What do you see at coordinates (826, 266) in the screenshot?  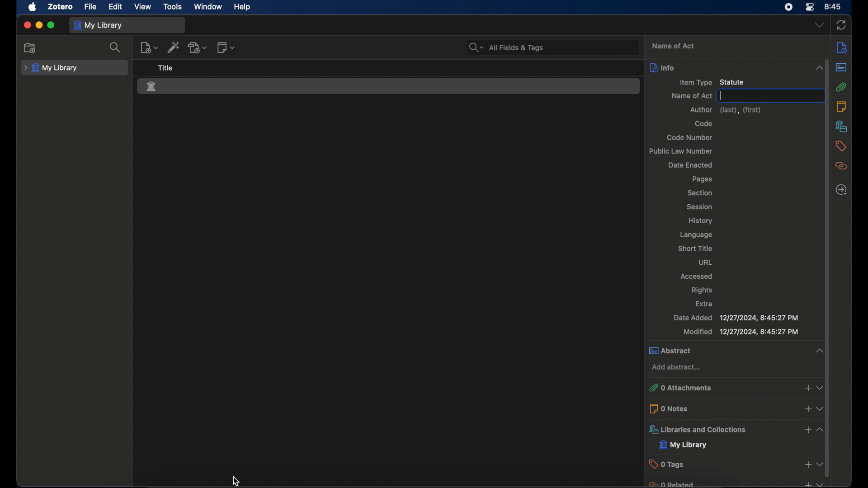 I see `vertical scrollbar` at bounding box center [826, 266].